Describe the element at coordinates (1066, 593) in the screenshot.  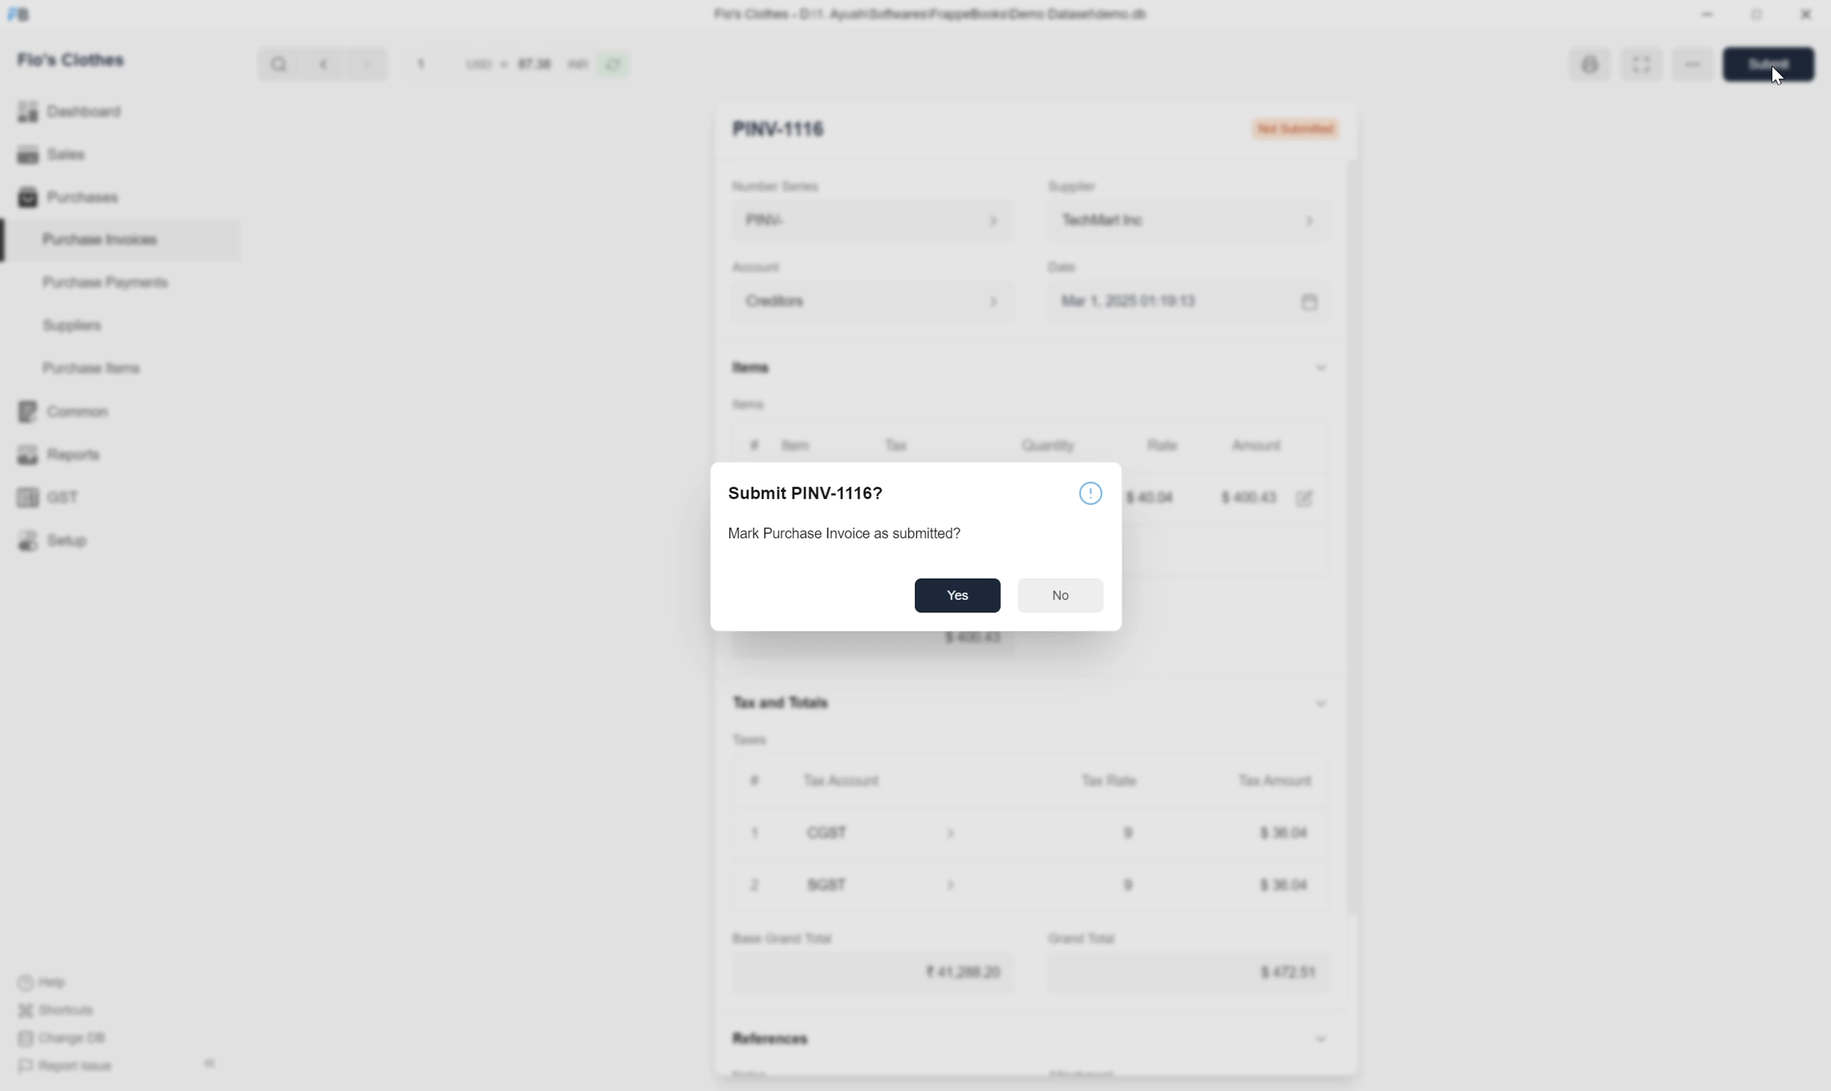
I see `No` at that location.